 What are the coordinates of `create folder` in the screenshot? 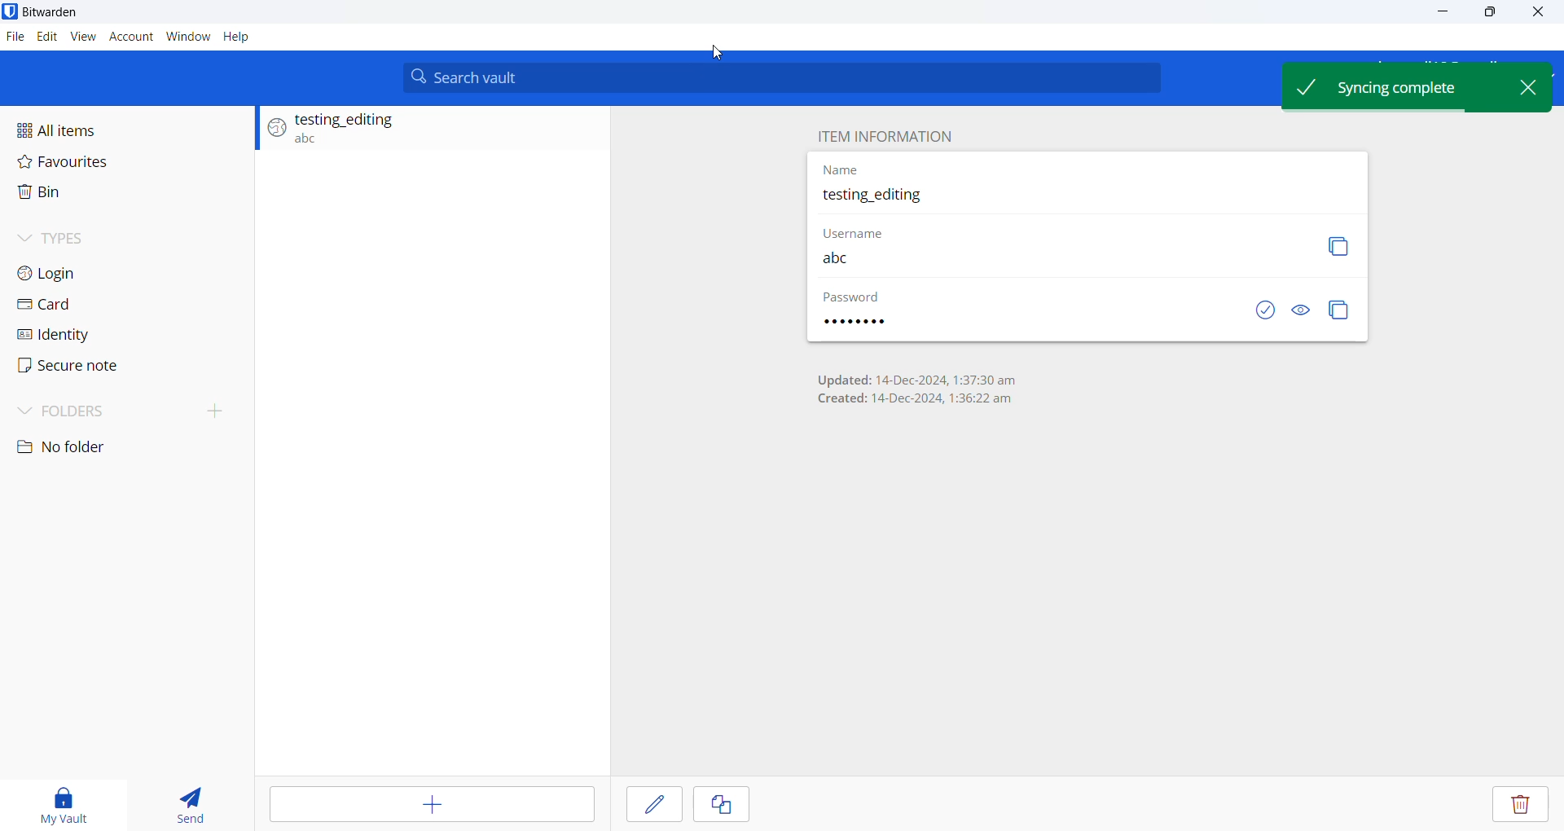 It's located at (222, 410).